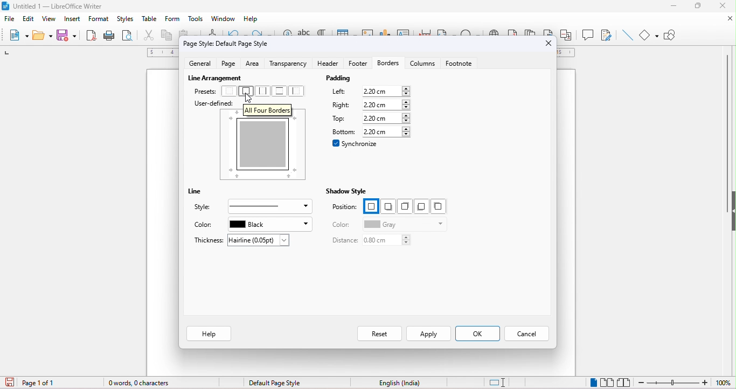  I want to click on new, so click(18, 37).